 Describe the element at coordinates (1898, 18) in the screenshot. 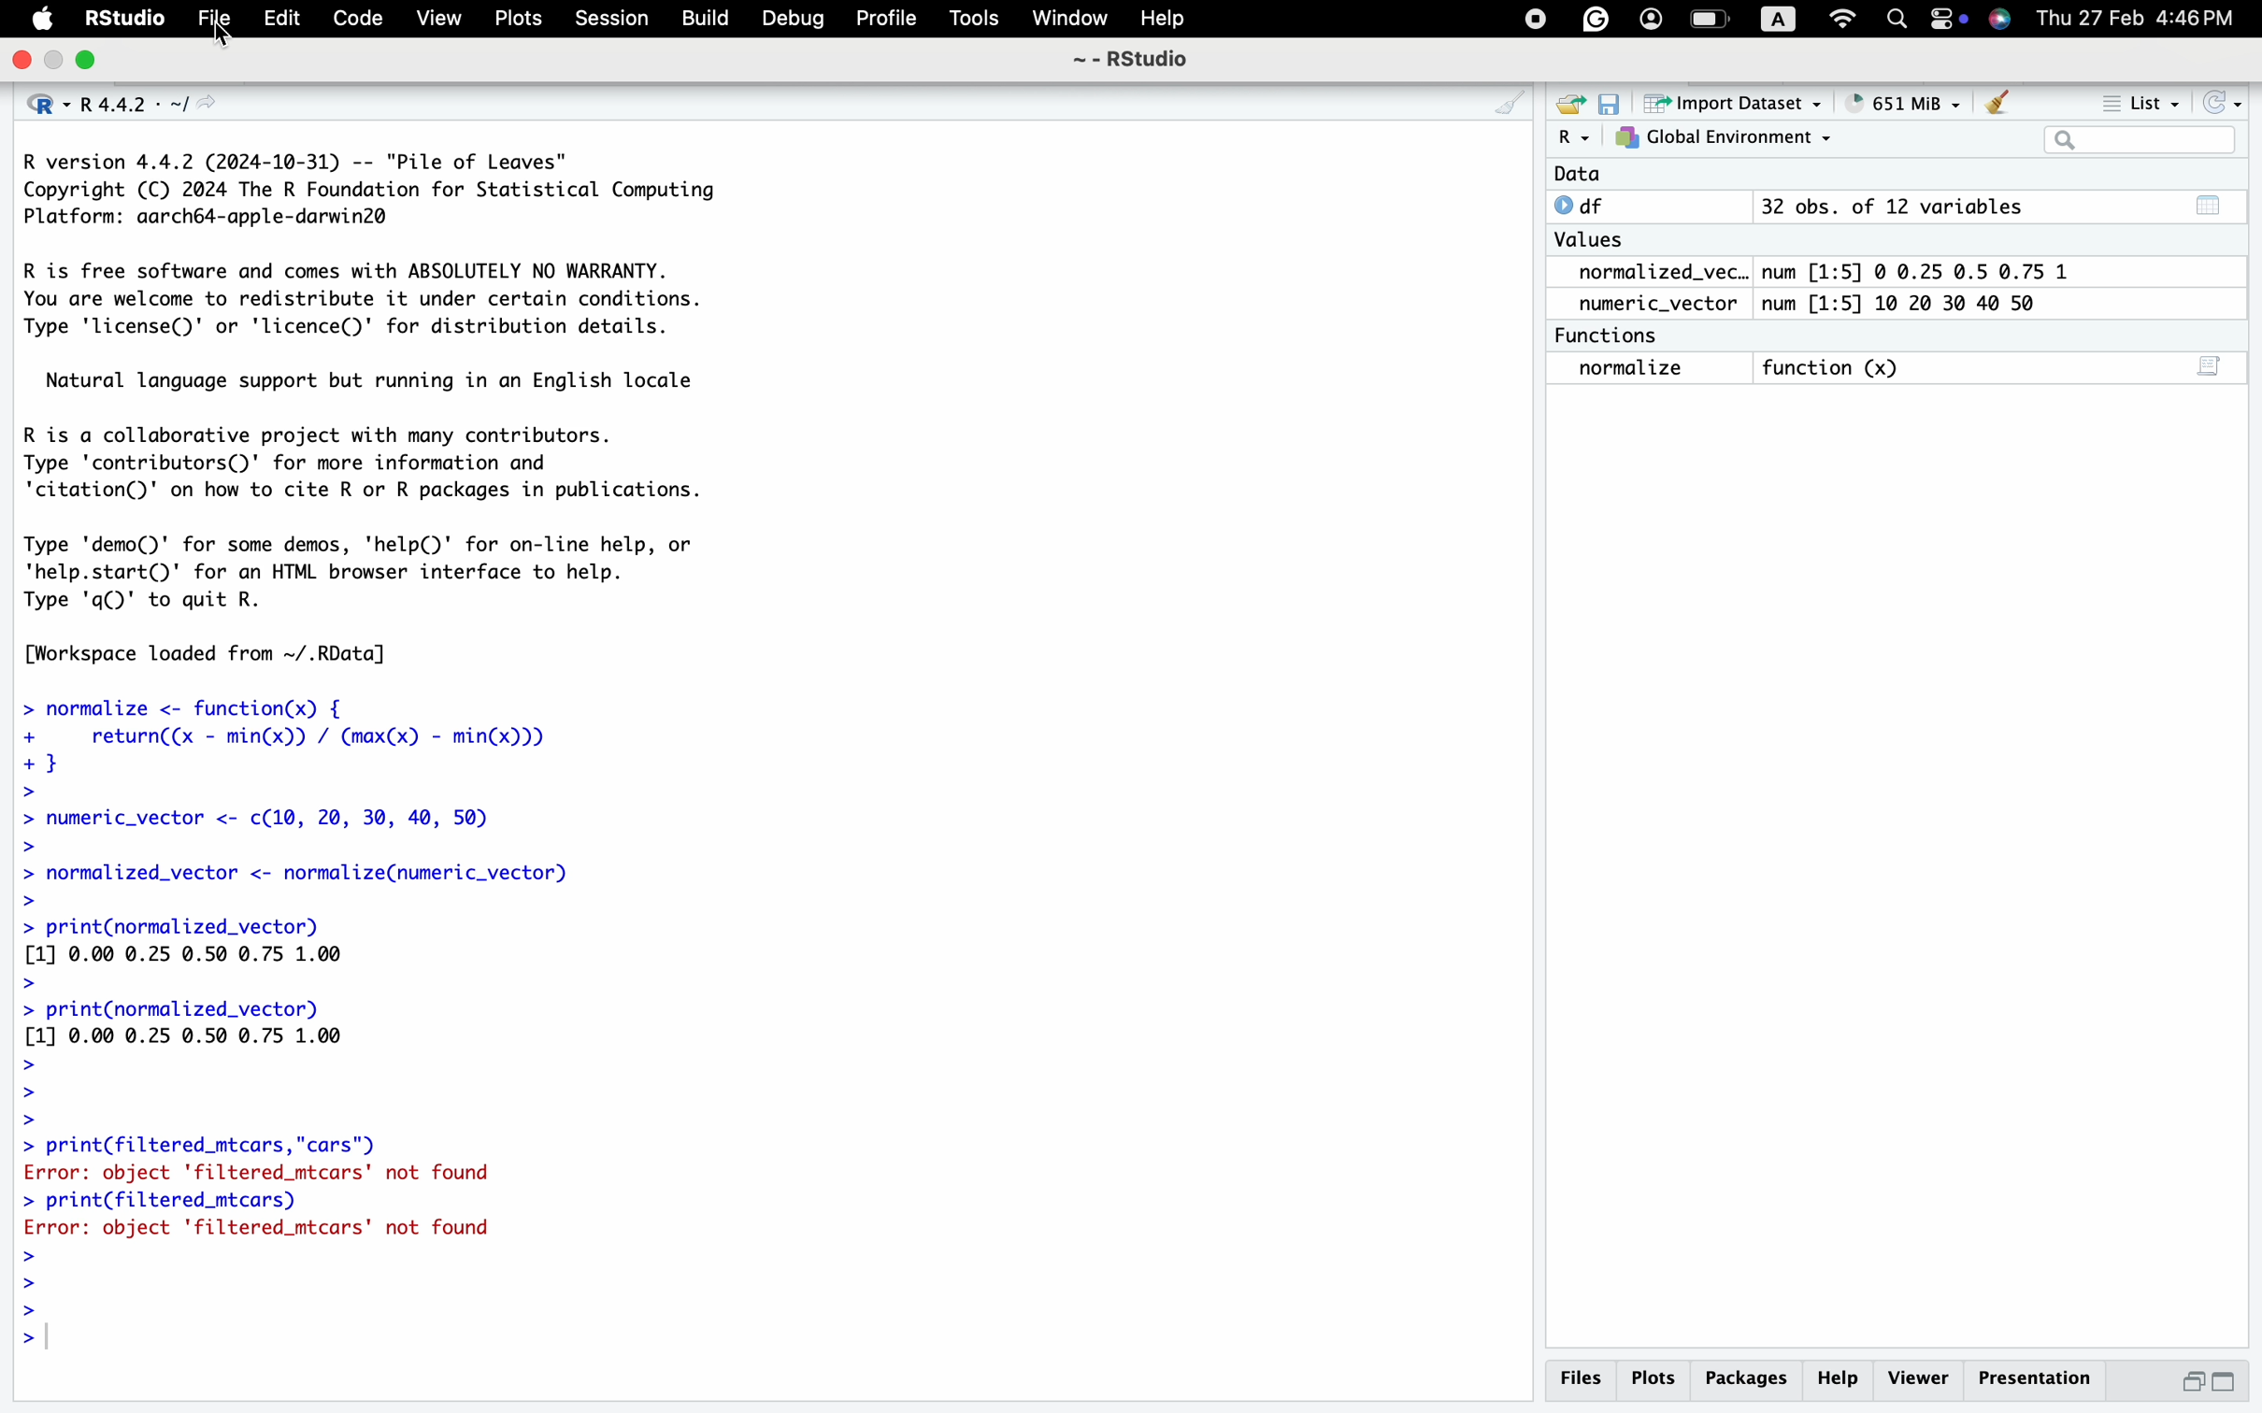

I see `Search ` at that location.